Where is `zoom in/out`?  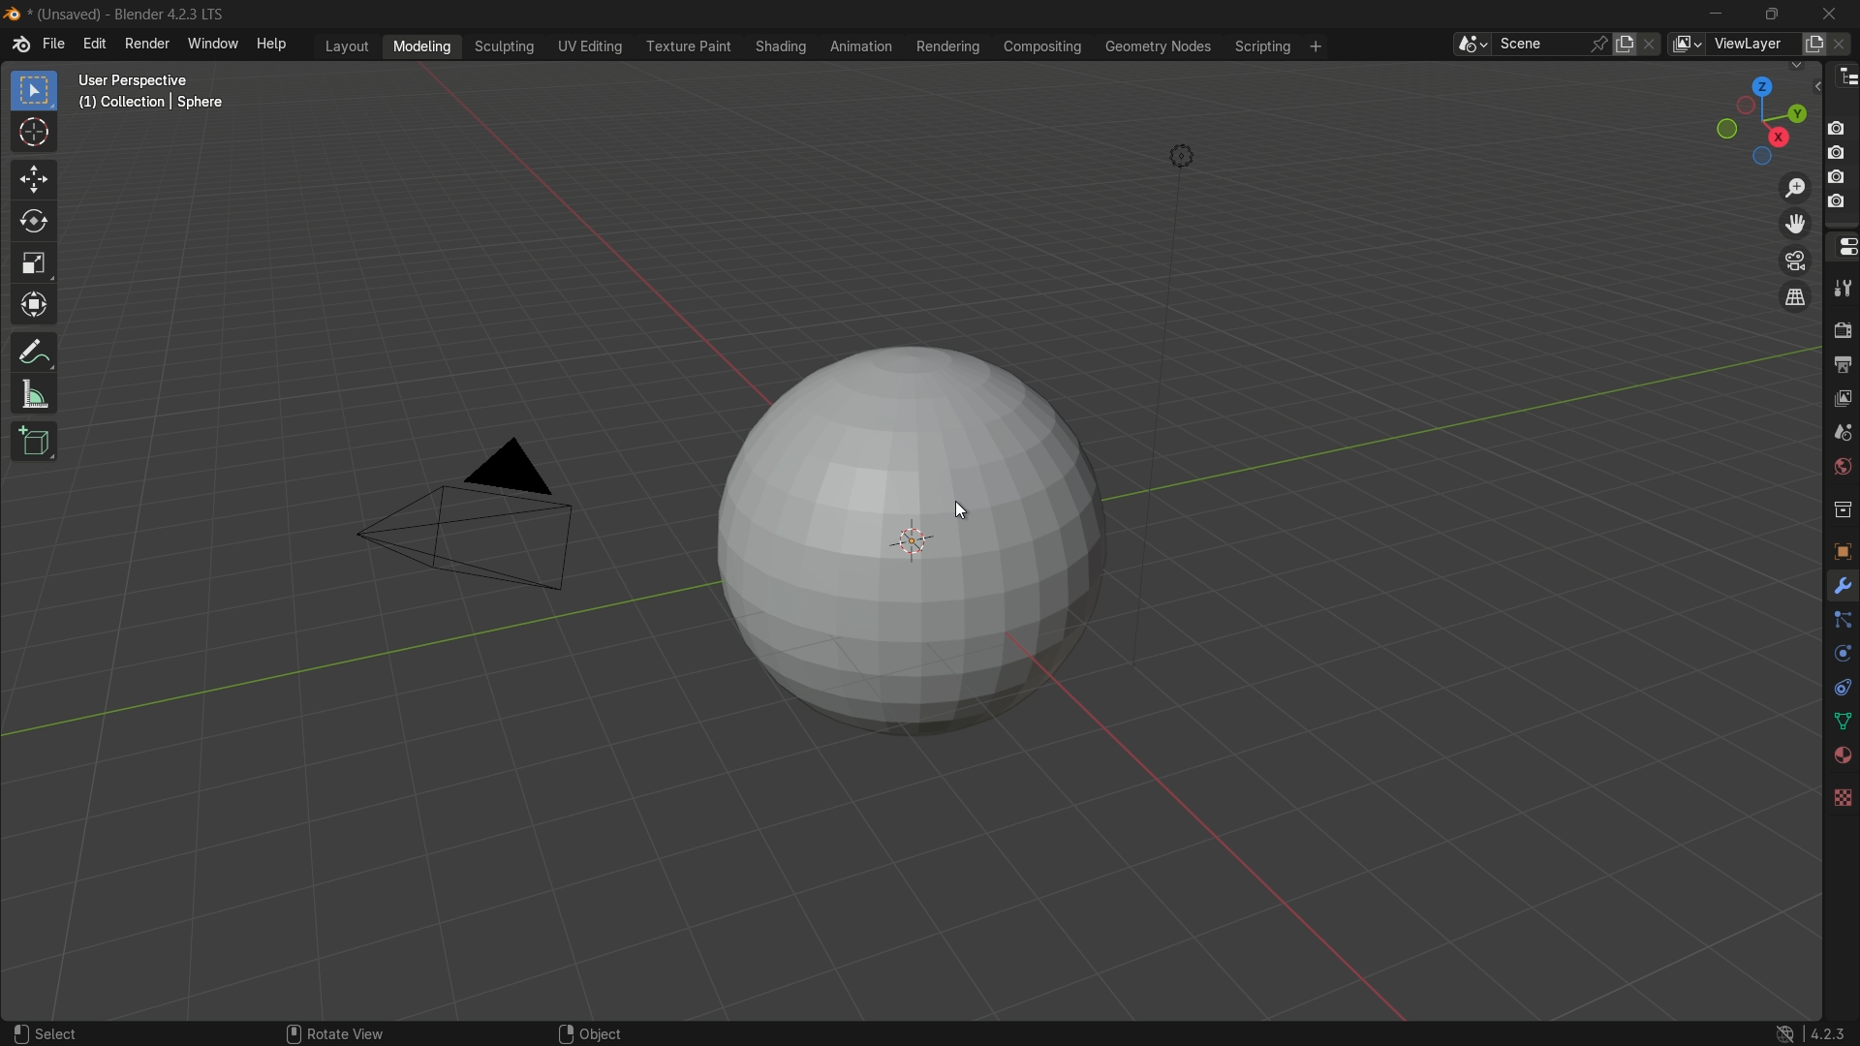
zoom in/out is located at coordinates (1794, 189).